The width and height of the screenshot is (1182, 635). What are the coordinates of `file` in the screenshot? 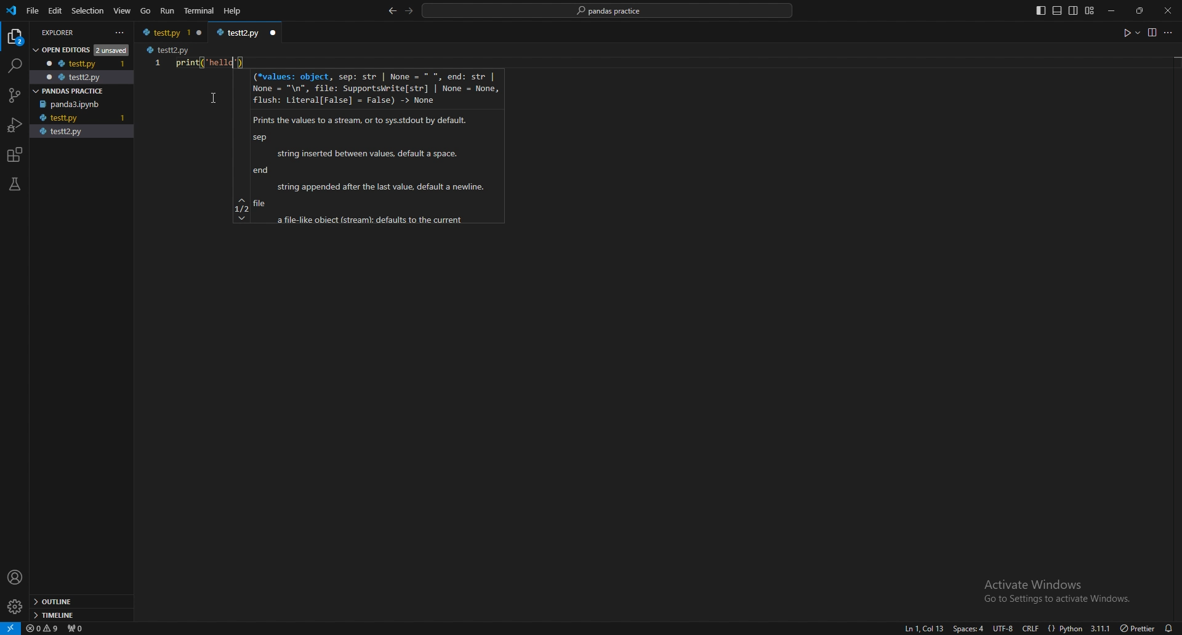 It's located at (33, 10).